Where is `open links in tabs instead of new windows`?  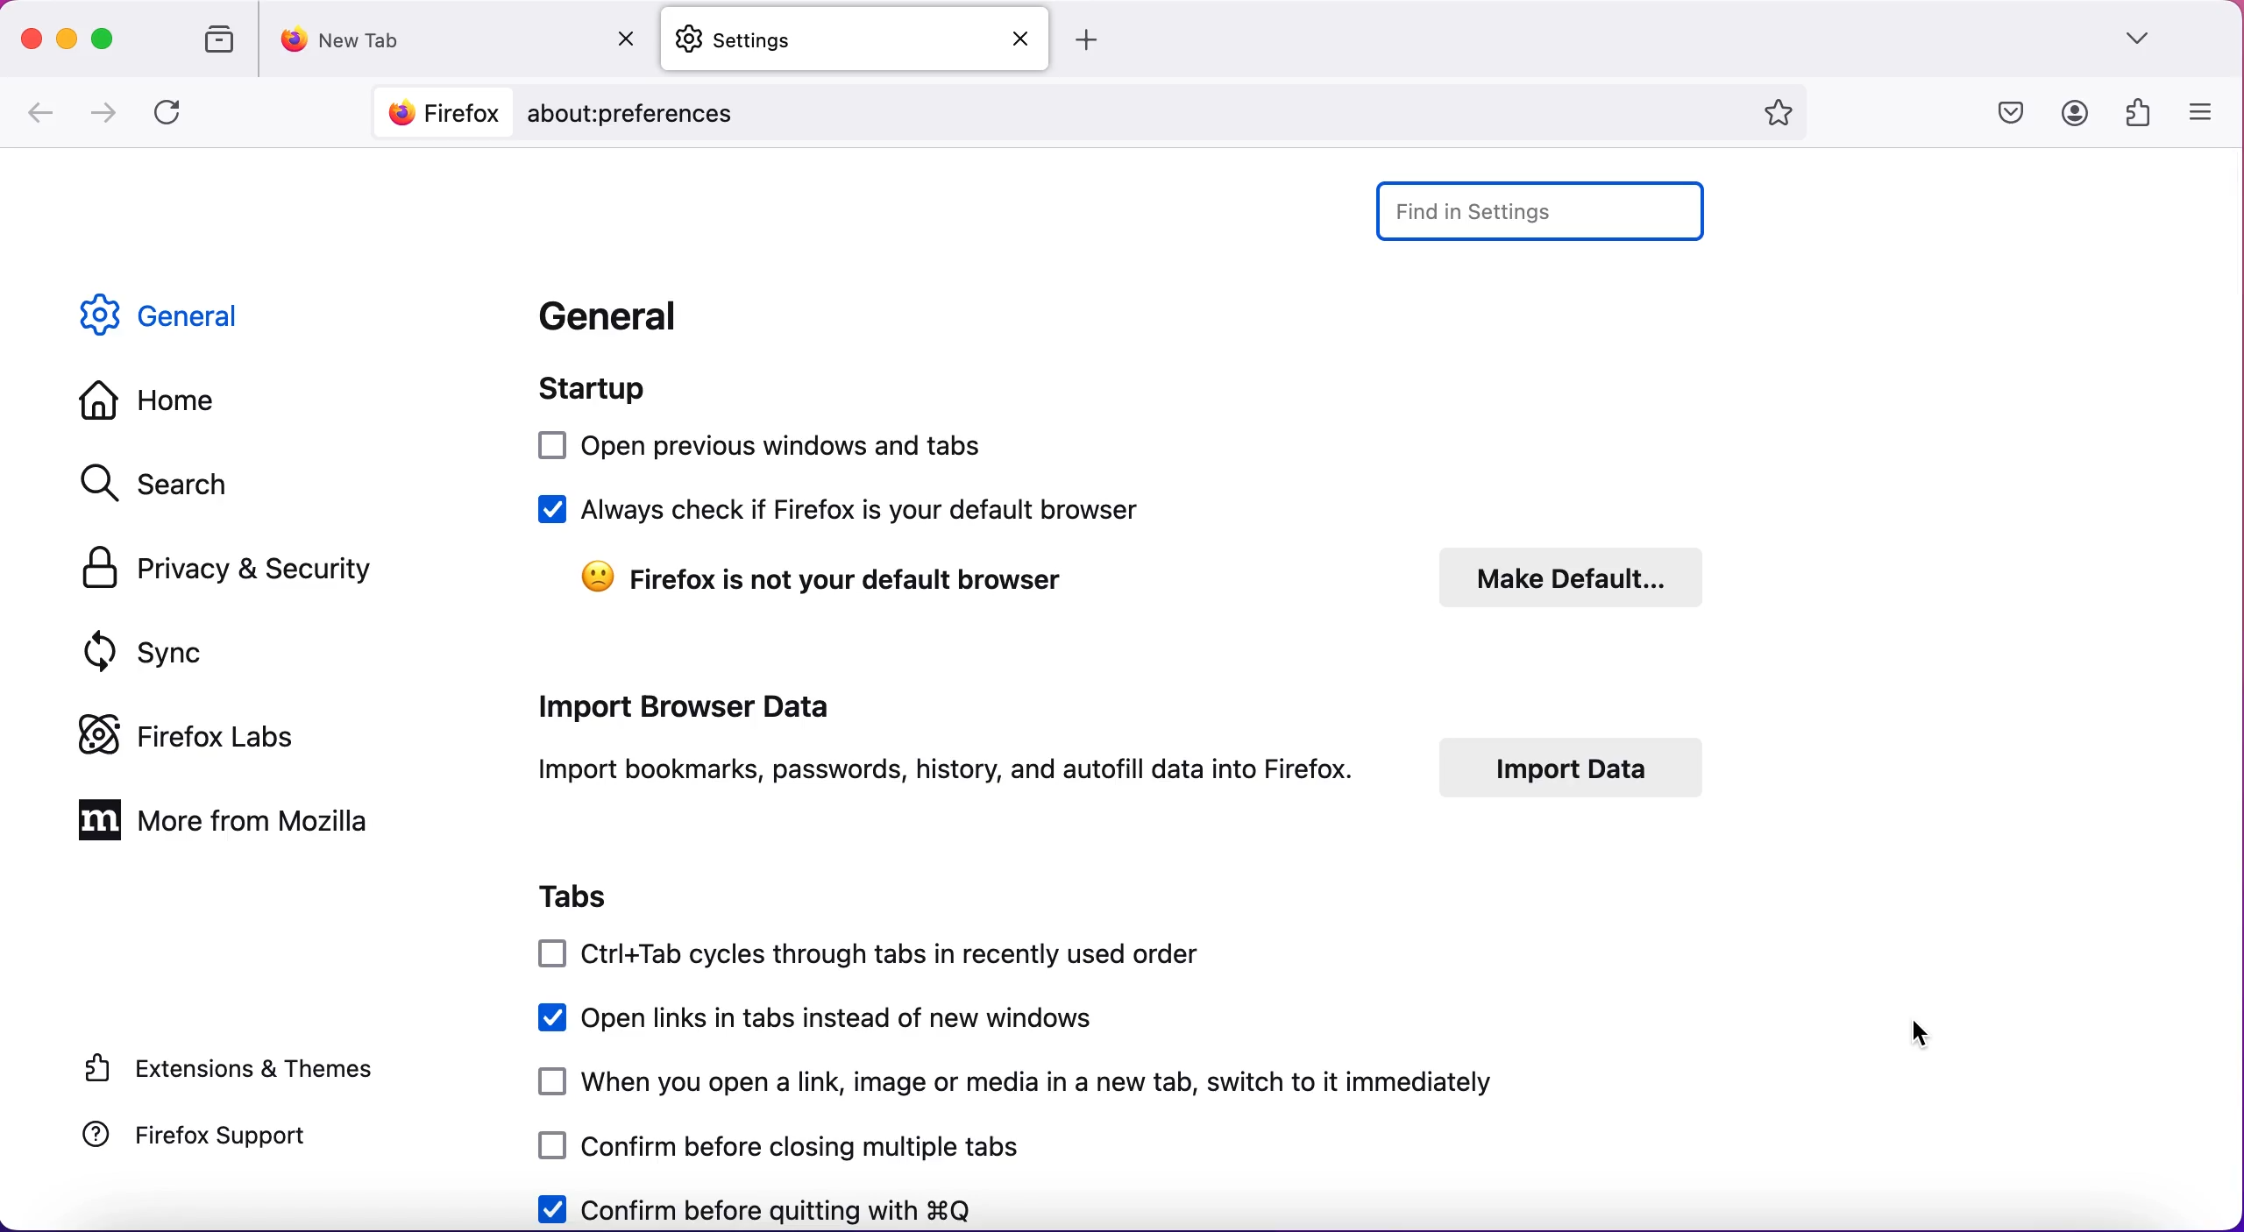 open links in tabs instead of new windows is located at coordinates (863, 1018).